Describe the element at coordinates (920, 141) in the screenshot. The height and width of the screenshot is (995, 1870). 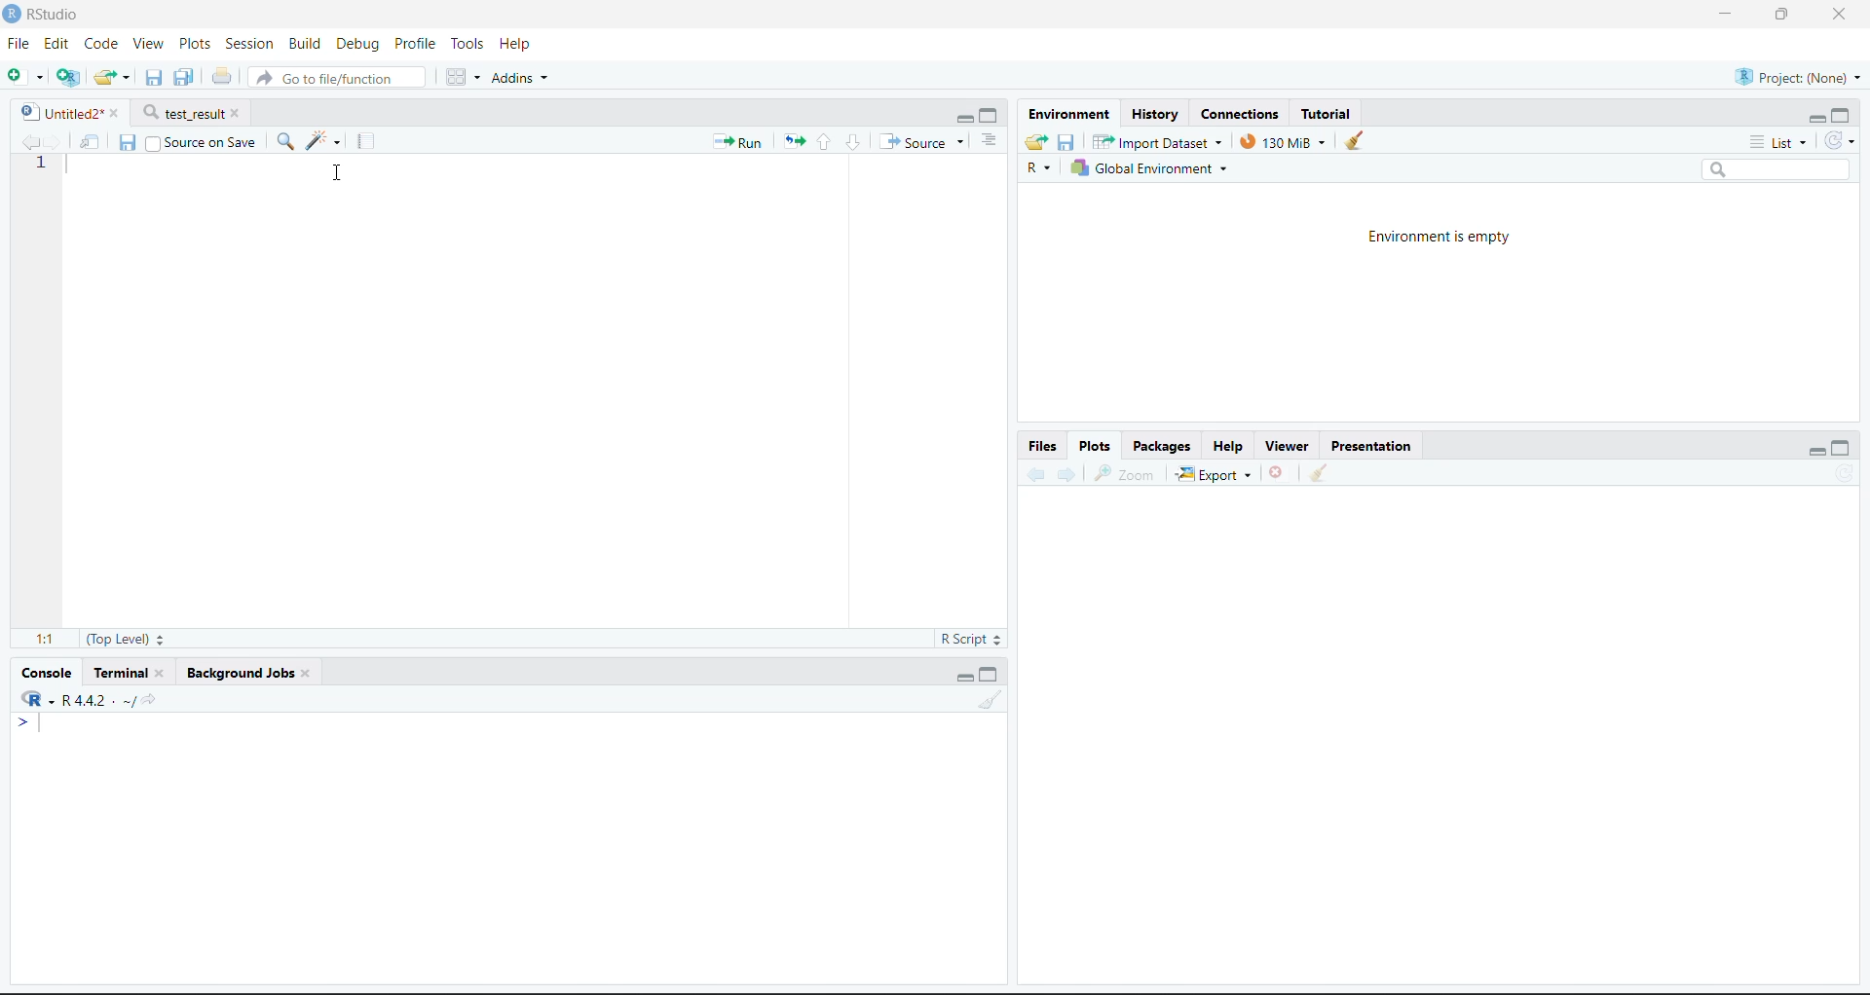
I see `Source` at that location.